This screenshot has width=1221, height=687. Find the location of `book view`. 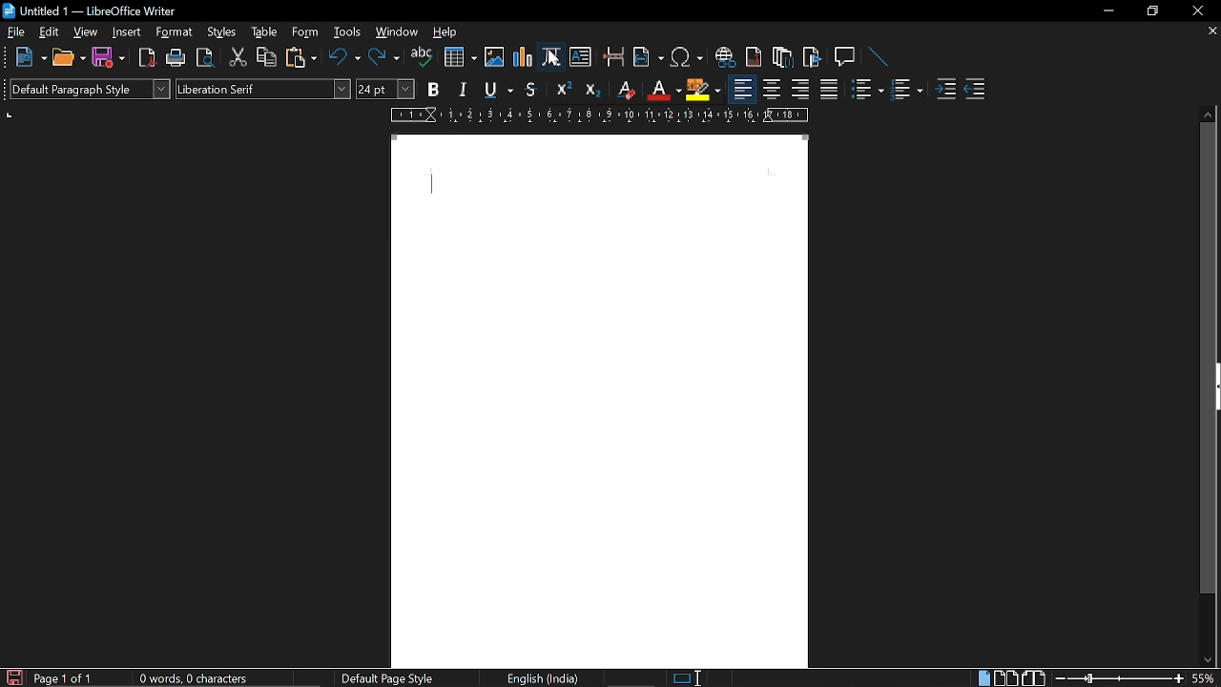

book view is located at coordinates (1034, 677).